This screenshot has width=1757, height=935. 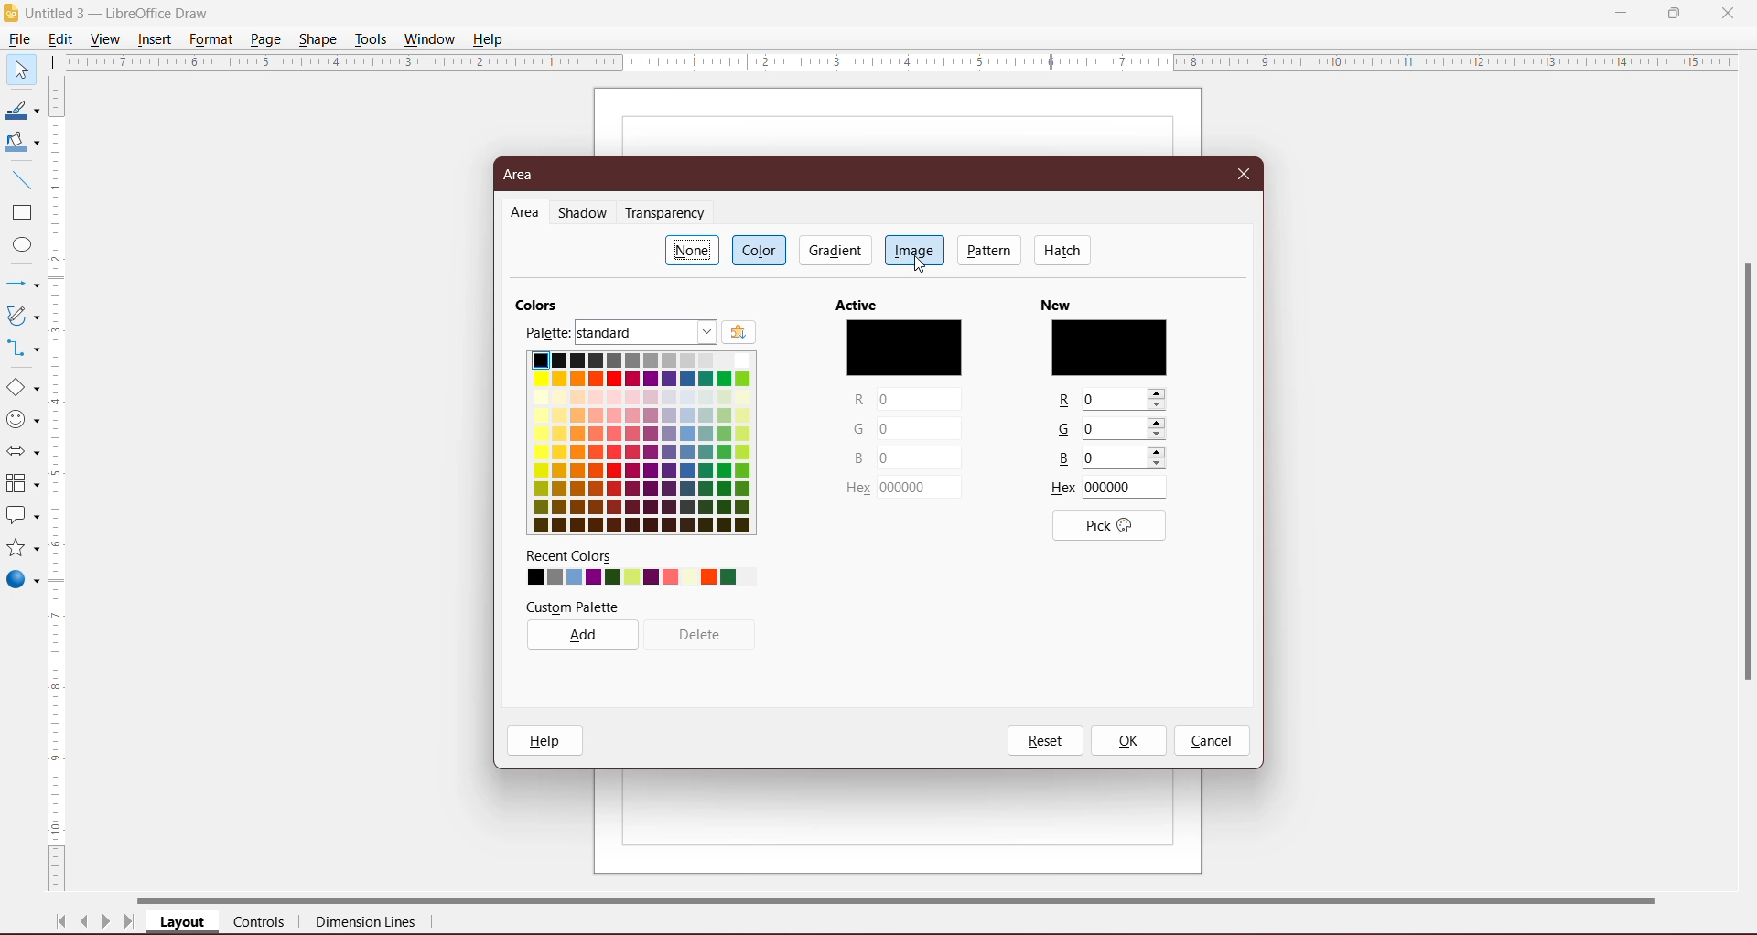 What do you see at coordinates (1111, 346) in the screenshot?
I see `color` at bounding box center [1111, 346].